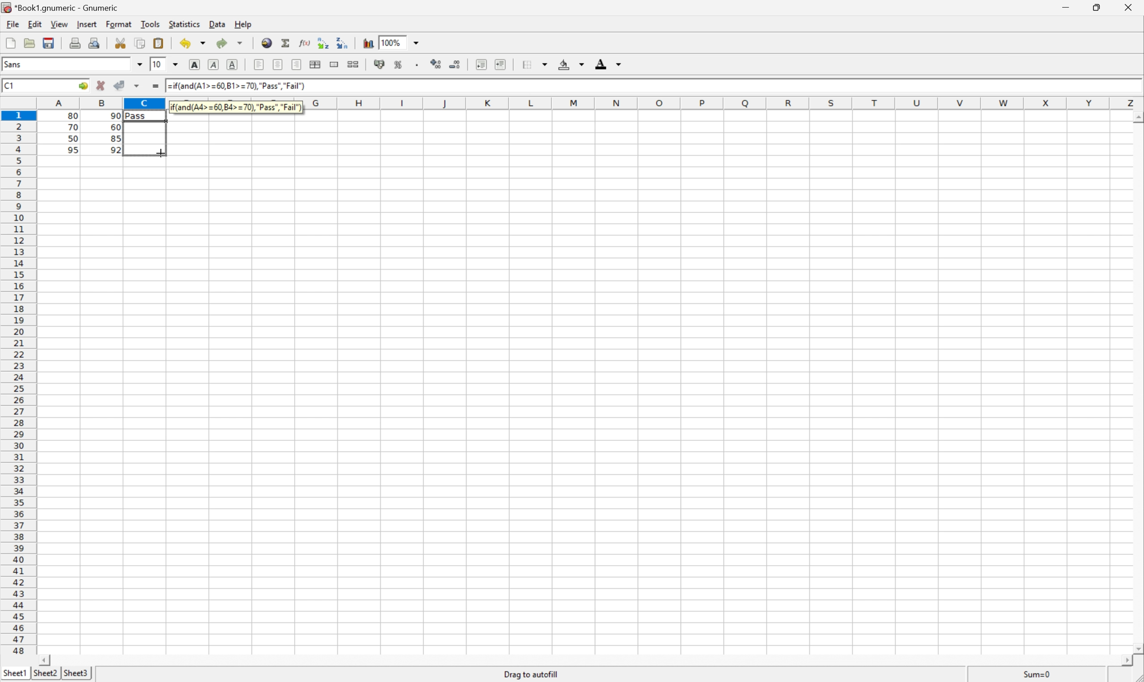 The width and height of the screenshot is (1144, 682). What do you see at coordinates (298, 64) in the screenshot?
I see `Align left` at bounding box center [298, 64].